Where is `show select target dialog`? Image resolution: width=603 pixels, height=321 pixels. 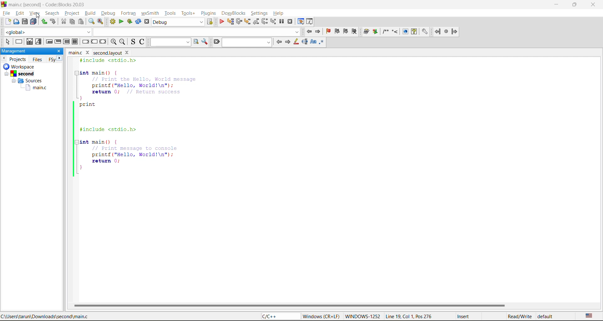
show select target dialog is located at coordinates (209, 22).